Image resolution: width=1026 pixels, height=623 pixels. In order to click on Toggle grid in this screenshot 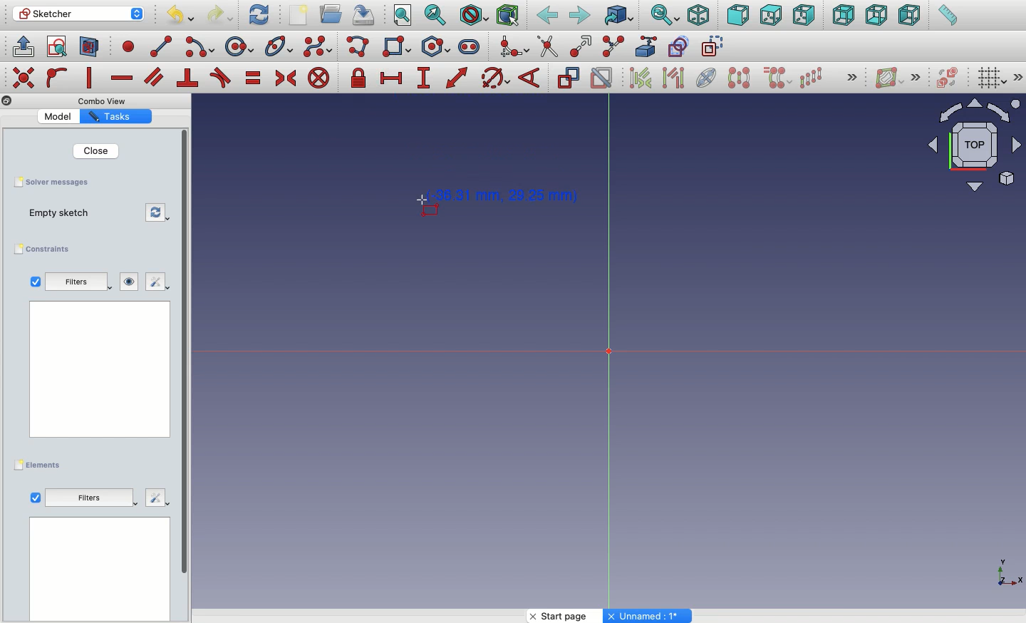, I will do `click(990, 77)`.